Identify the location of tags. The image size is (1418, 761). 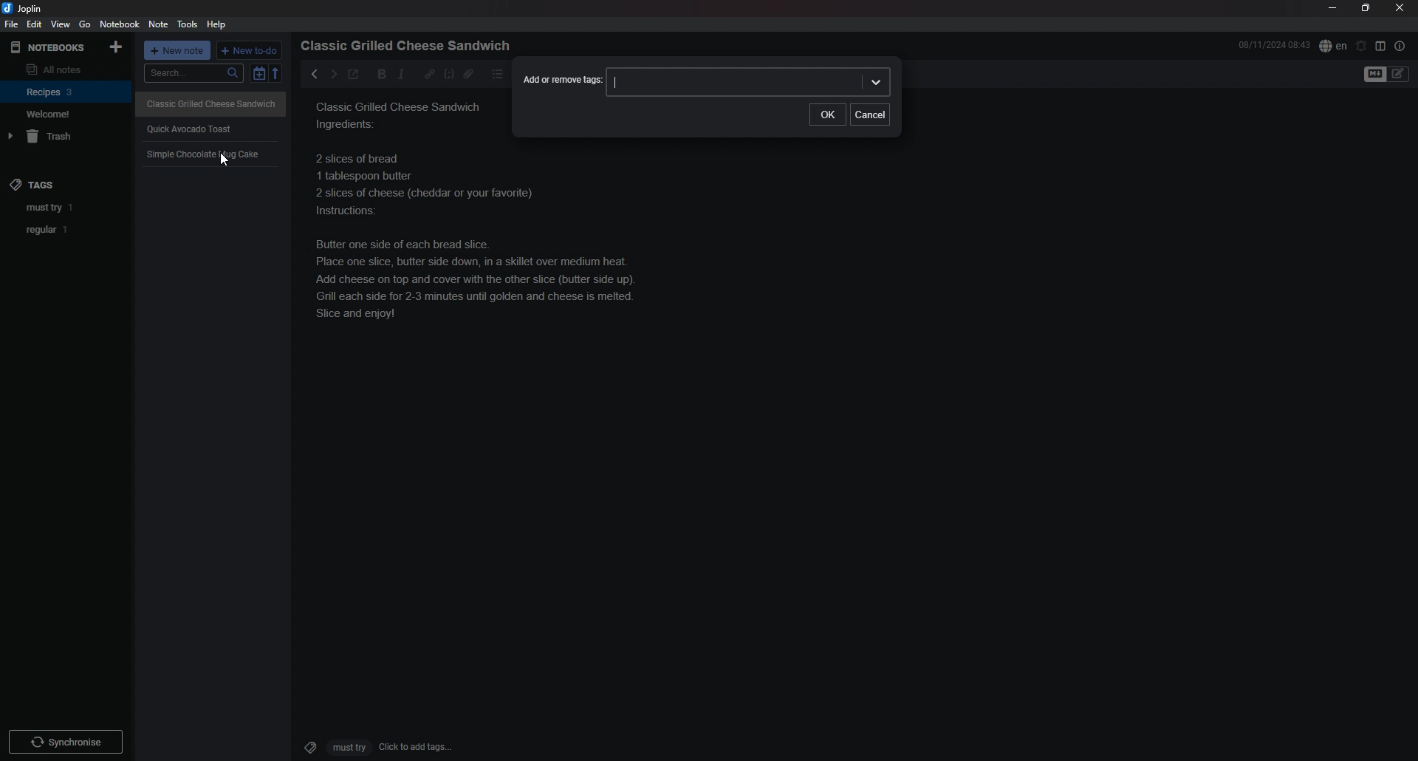
(34, 180).